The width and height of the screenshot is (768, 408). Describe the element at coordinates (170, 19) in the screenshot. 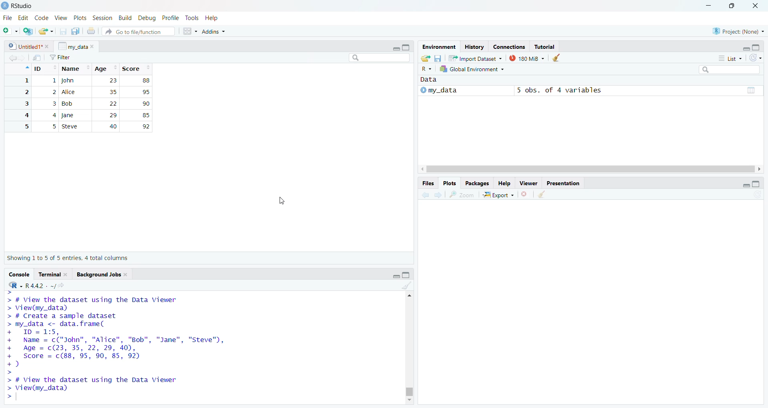

I see `Profile` at that location.